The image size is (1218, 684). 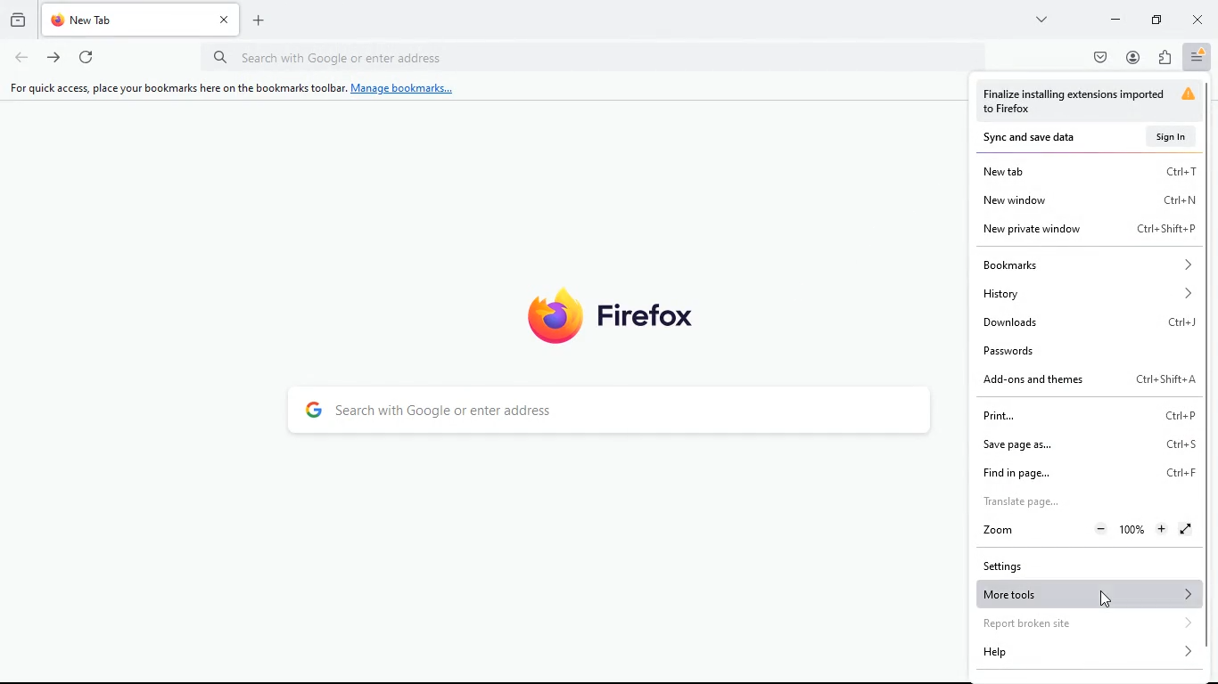 I want to click on menu, so click(x=1198, y=57).